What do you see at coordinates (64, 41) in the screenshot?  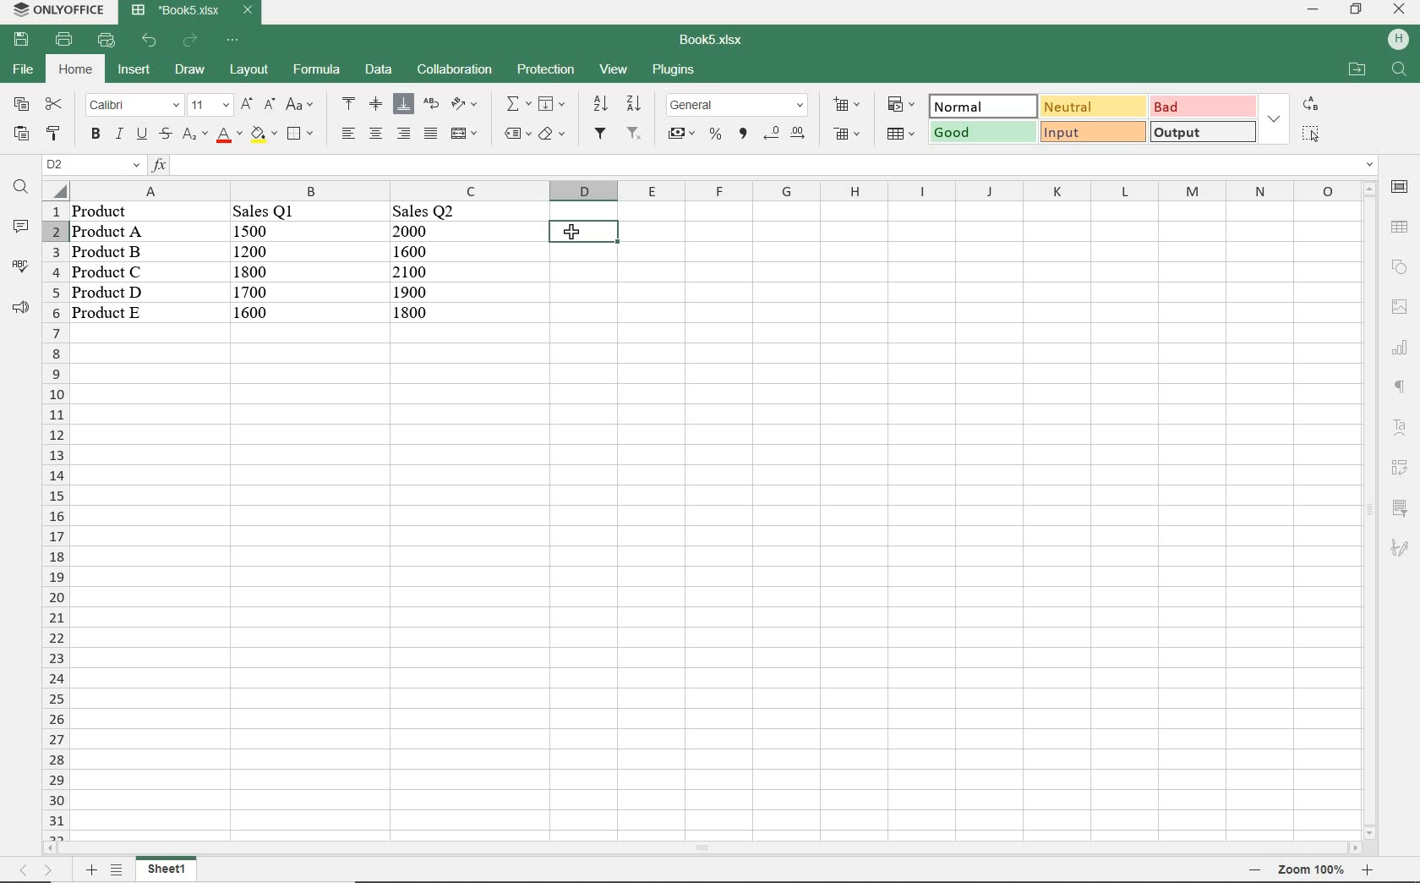 I see `print` at bounding box center [64, 41].